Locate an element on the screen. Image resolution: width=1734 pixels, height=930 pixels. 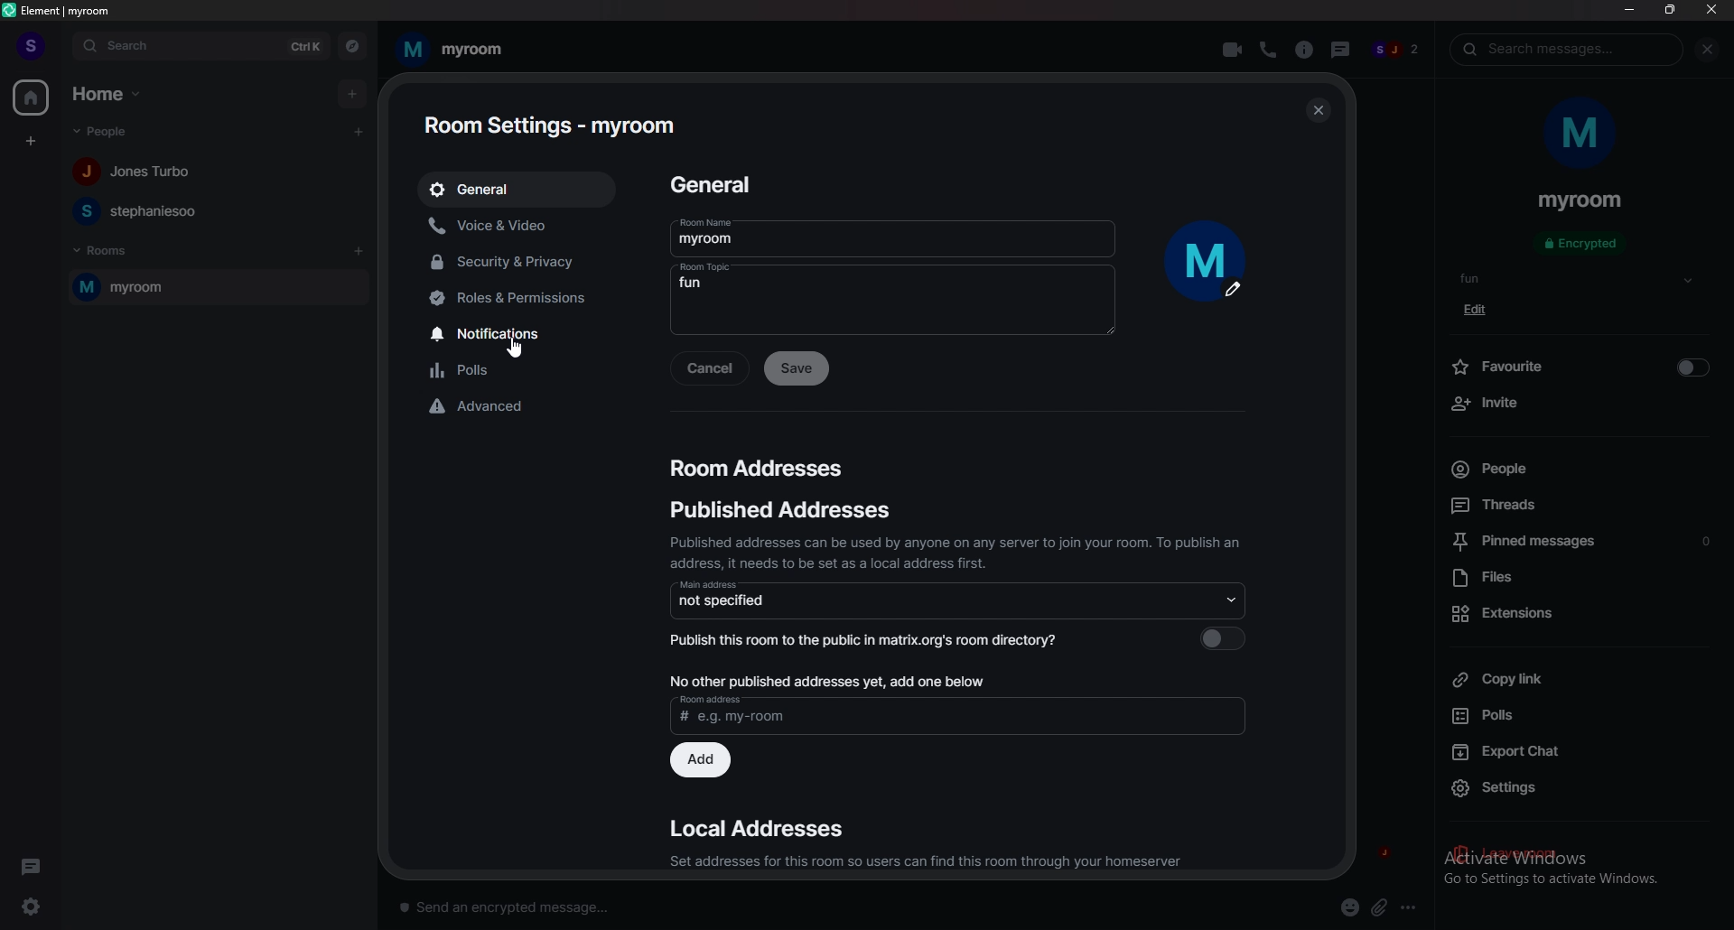
people is located at coordinates (109, 132).